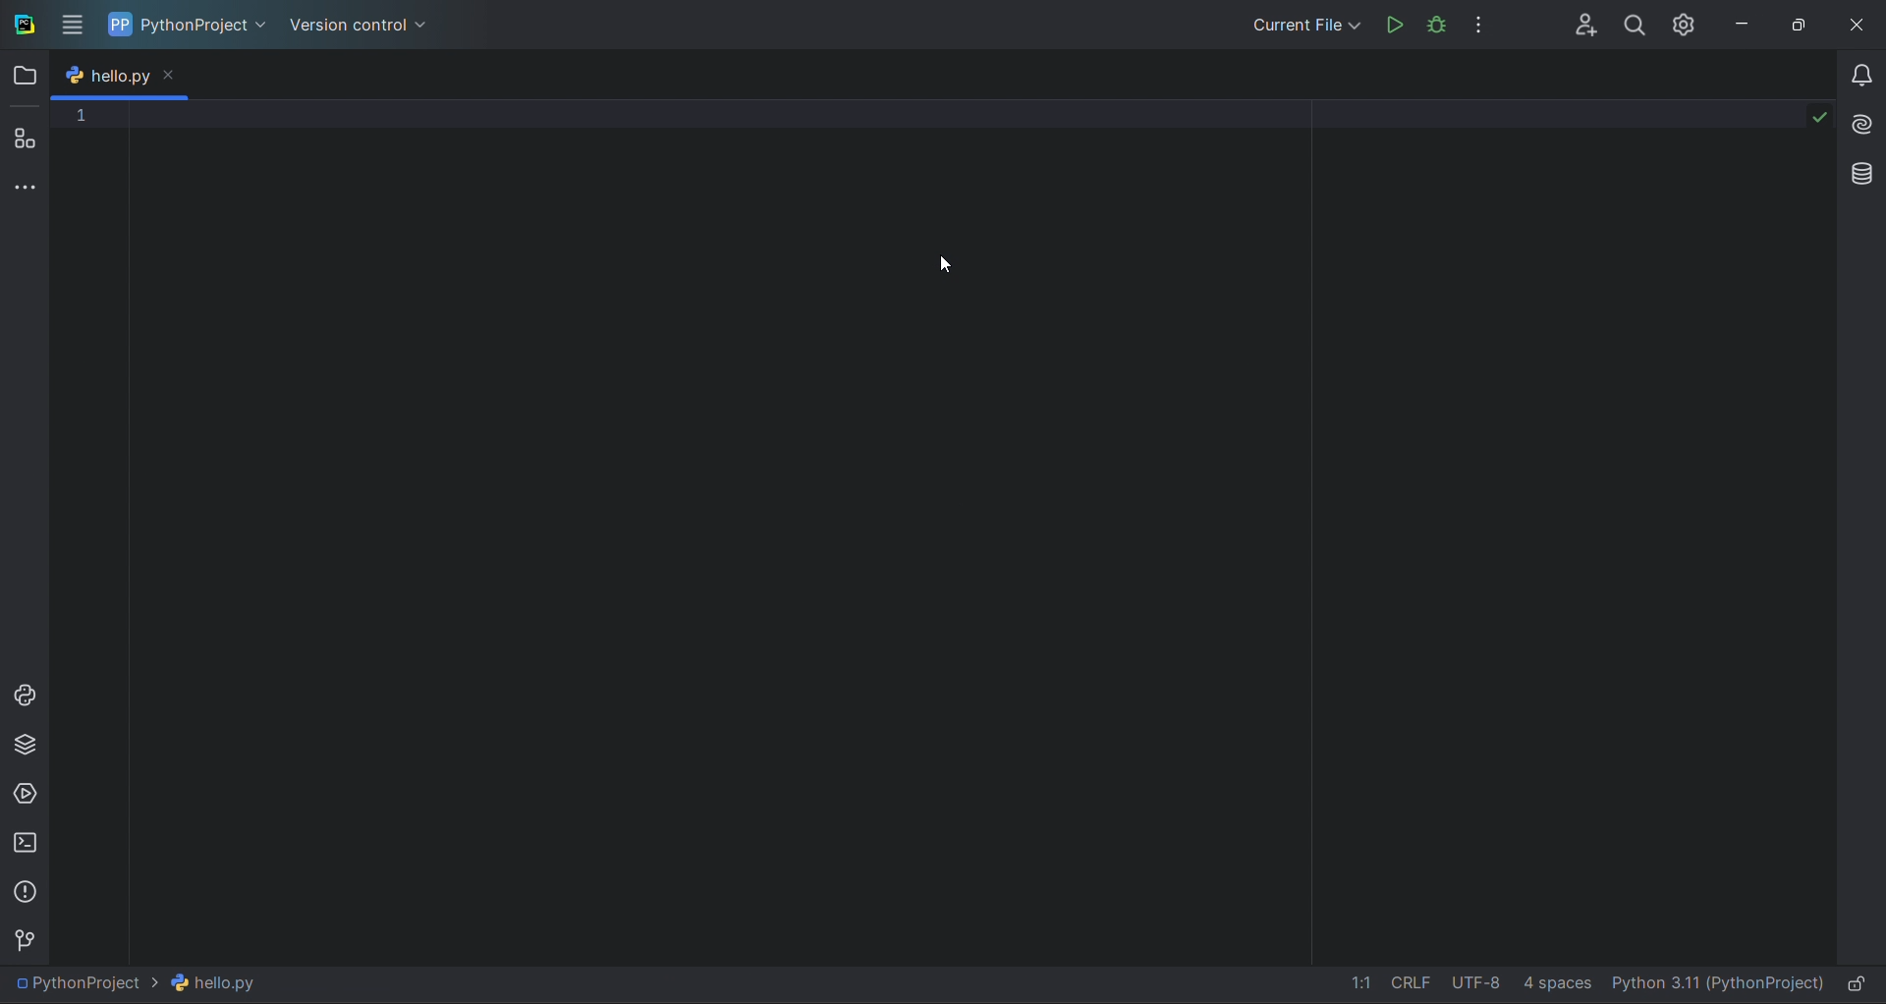  I want to click on close, so click(174, 78).